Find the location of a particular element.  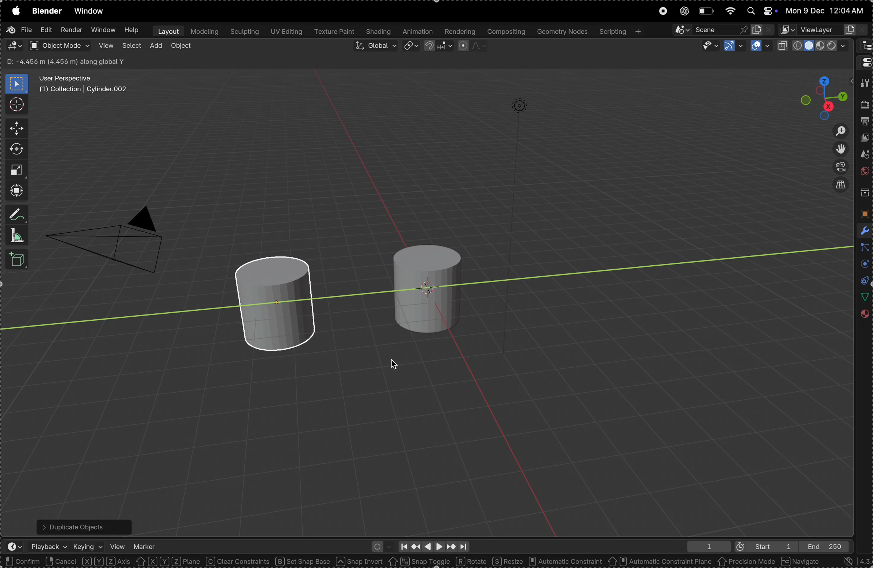

cylinder is located at coordinates (284, 304).